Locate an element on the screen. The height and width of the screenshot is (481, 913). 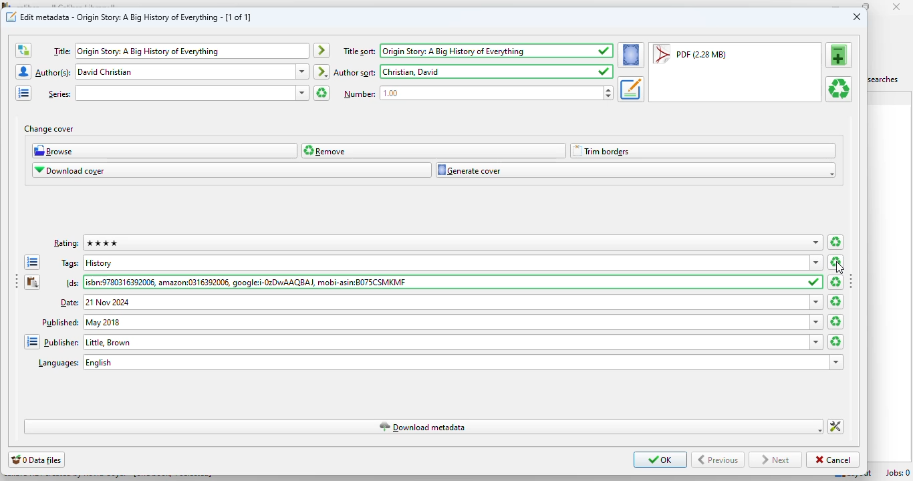
open the manage series editor is located at coordinates (24, 93).